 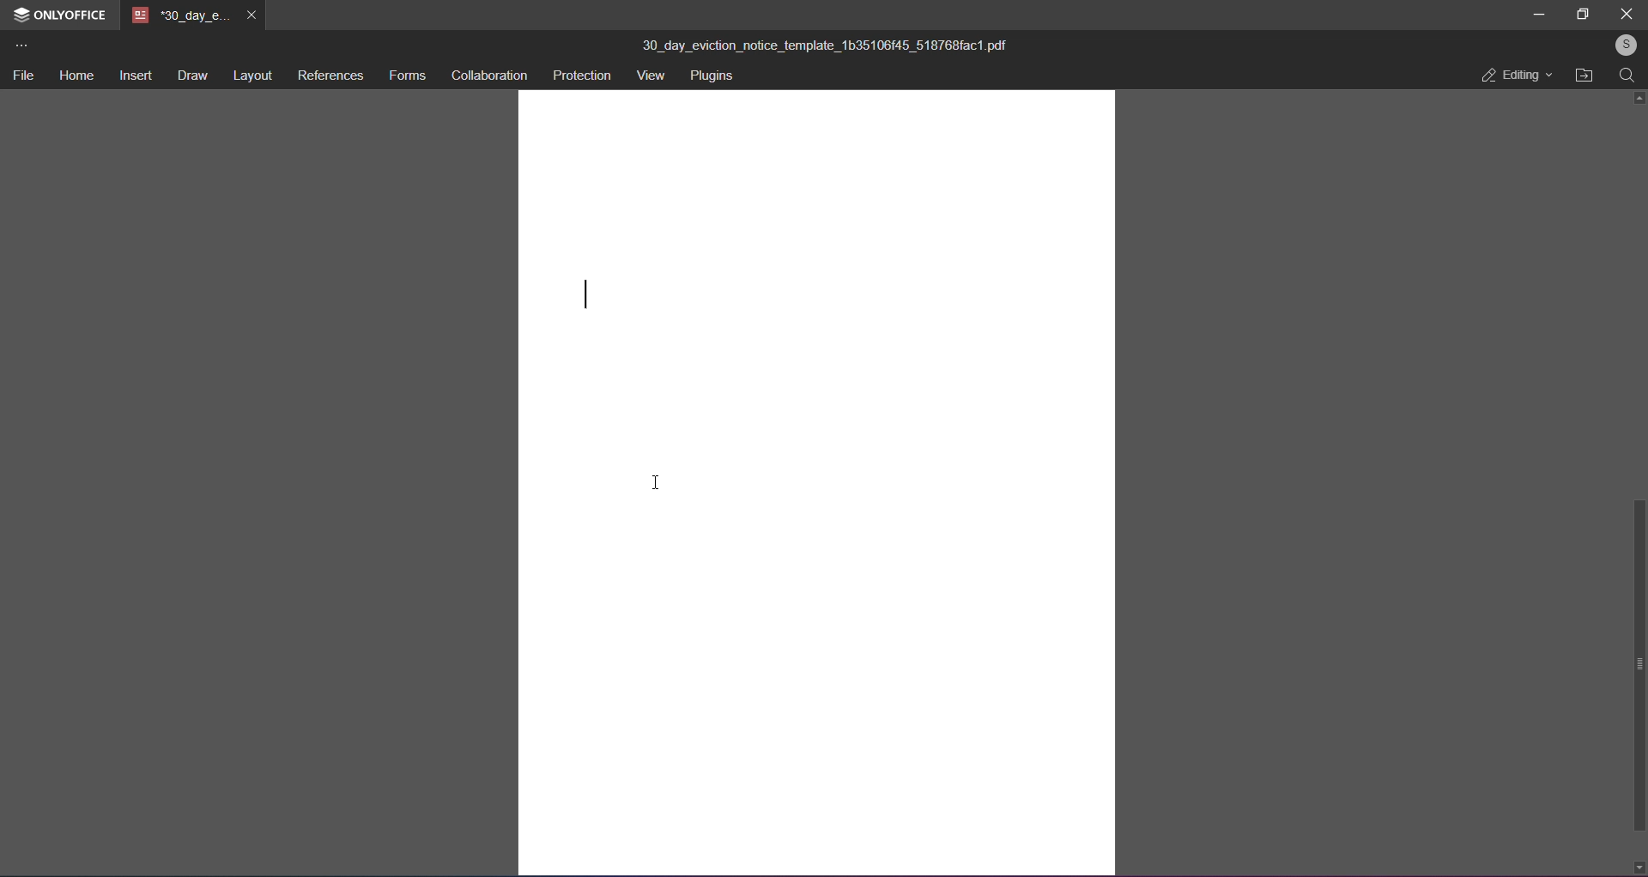 What do you see at coordinates (1637, 666) in the screenshot?
I see `scroll bar` at bounding box center [1637, 666].